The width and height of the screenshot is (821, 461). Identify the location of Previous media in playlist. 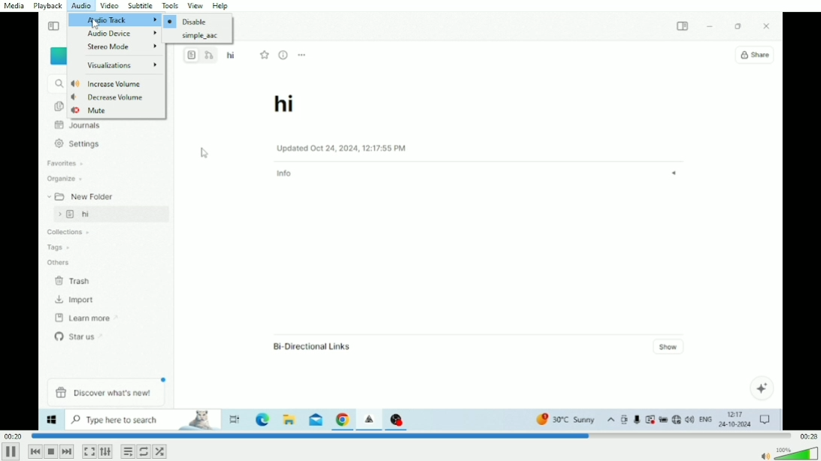
(35, 451).